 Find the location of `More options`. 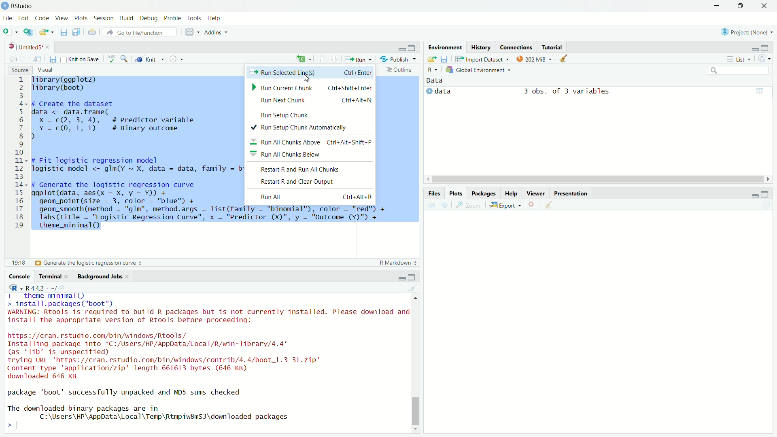

More options is located at coordinates (177, 58).